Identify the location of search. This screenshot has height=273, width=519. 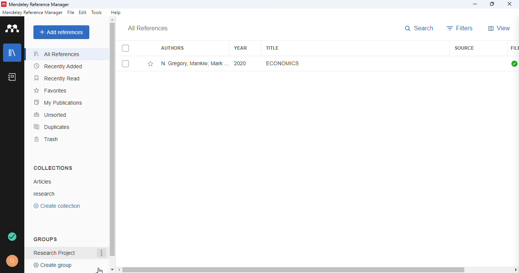
(419, 28).